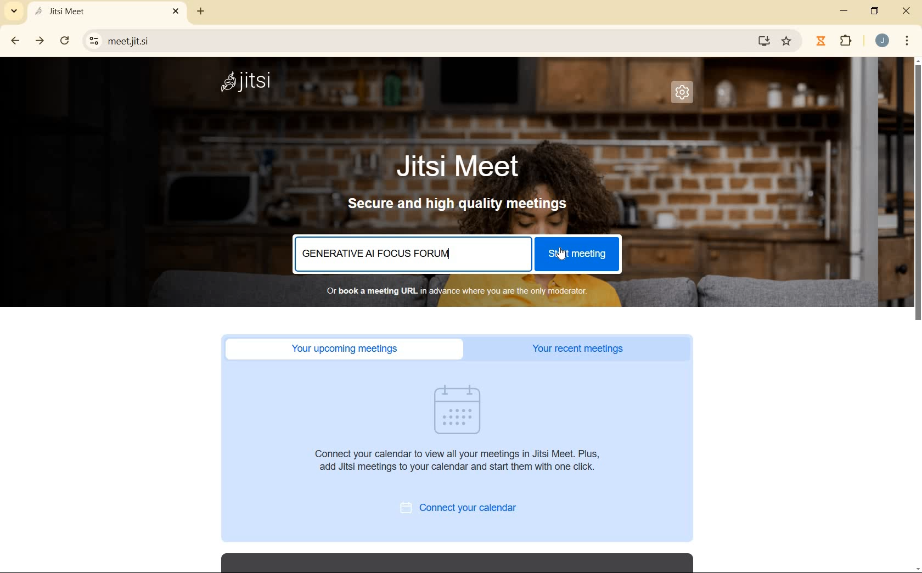 This screenshot has height=573, width=922. I want to click on ACCOUNT, so click(882, 41).